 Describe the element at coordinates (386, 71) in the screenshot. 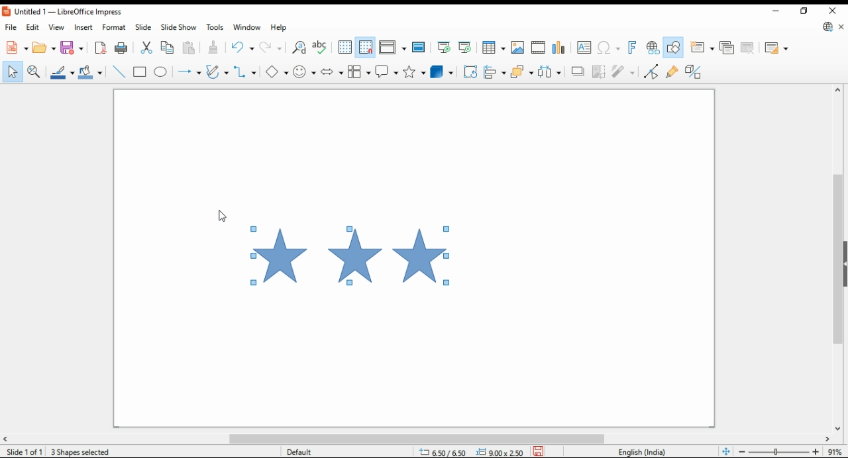

I see `callout shapes` at that location.